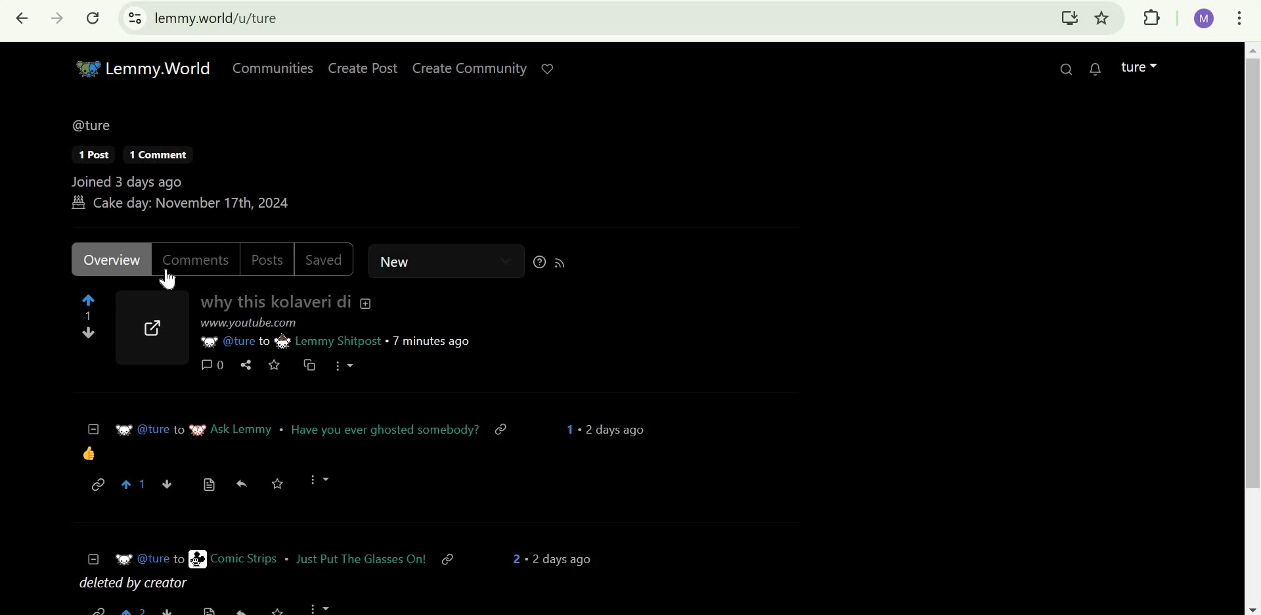  What do you see at coordinates (321, 478) in the screenshot?
I see `more` at bounding box center [321, 478].